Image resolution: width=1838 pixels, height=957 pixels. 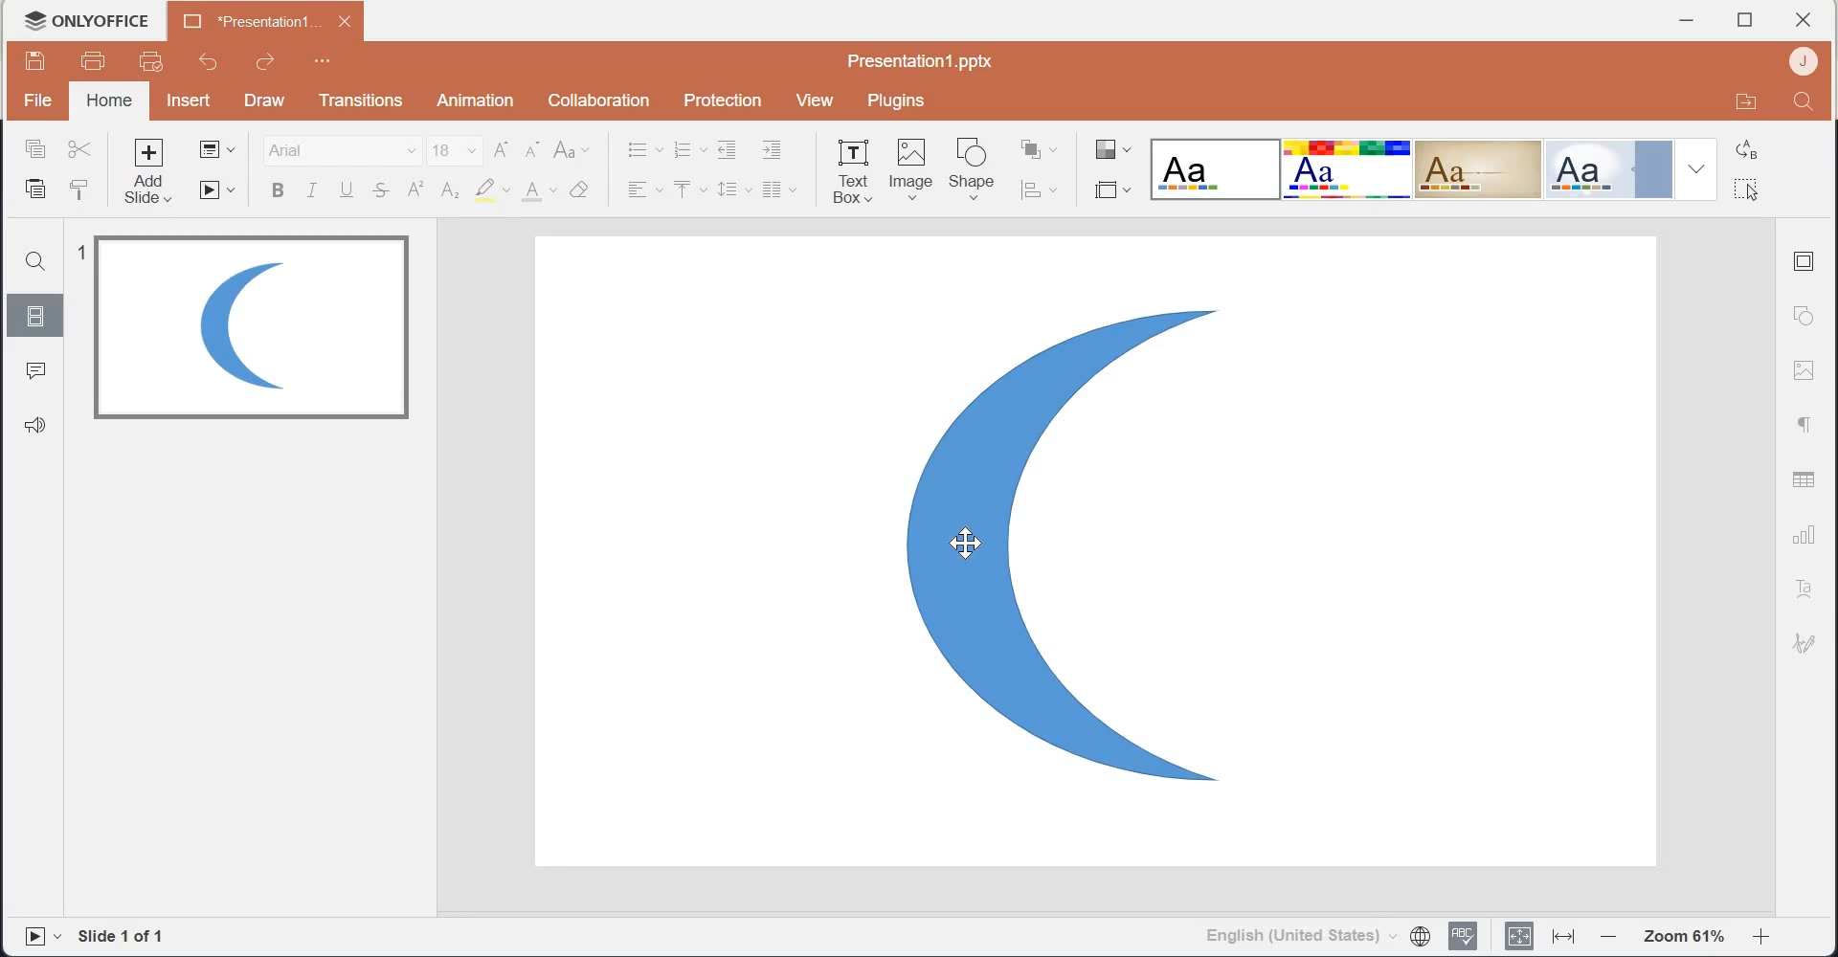 I want to click on Start slideshow, so click(x=219, y=190).